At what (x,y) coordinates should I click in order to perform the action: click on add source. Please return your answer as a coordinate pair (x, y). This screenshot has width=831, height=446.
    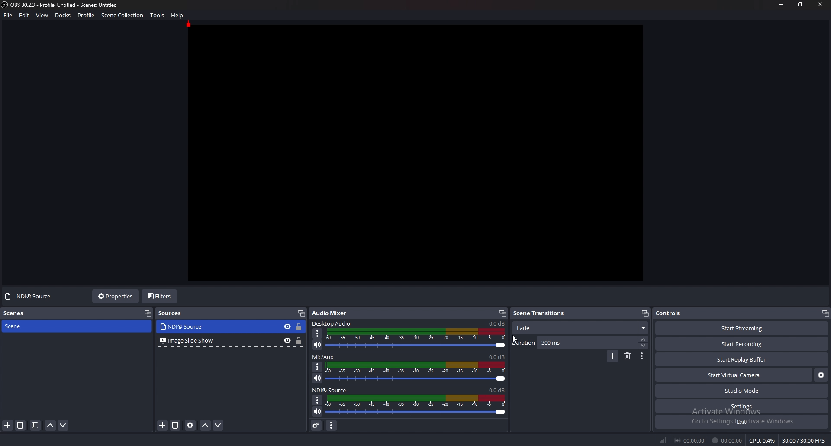
    Looking at the image, I should click on (7, 426).